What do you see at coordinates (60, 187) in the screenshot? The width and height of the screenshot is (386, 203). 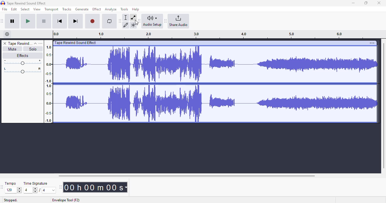 I see `Move audacity time toolbar` at bounding box center [60, 187].